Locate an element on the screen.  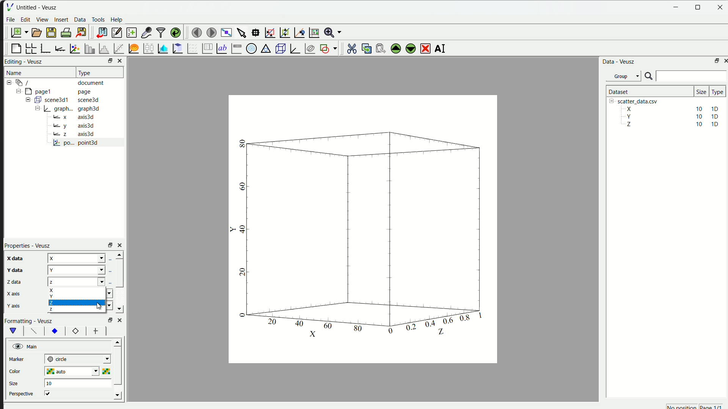
clipboard is located at coordinates (177, 48).